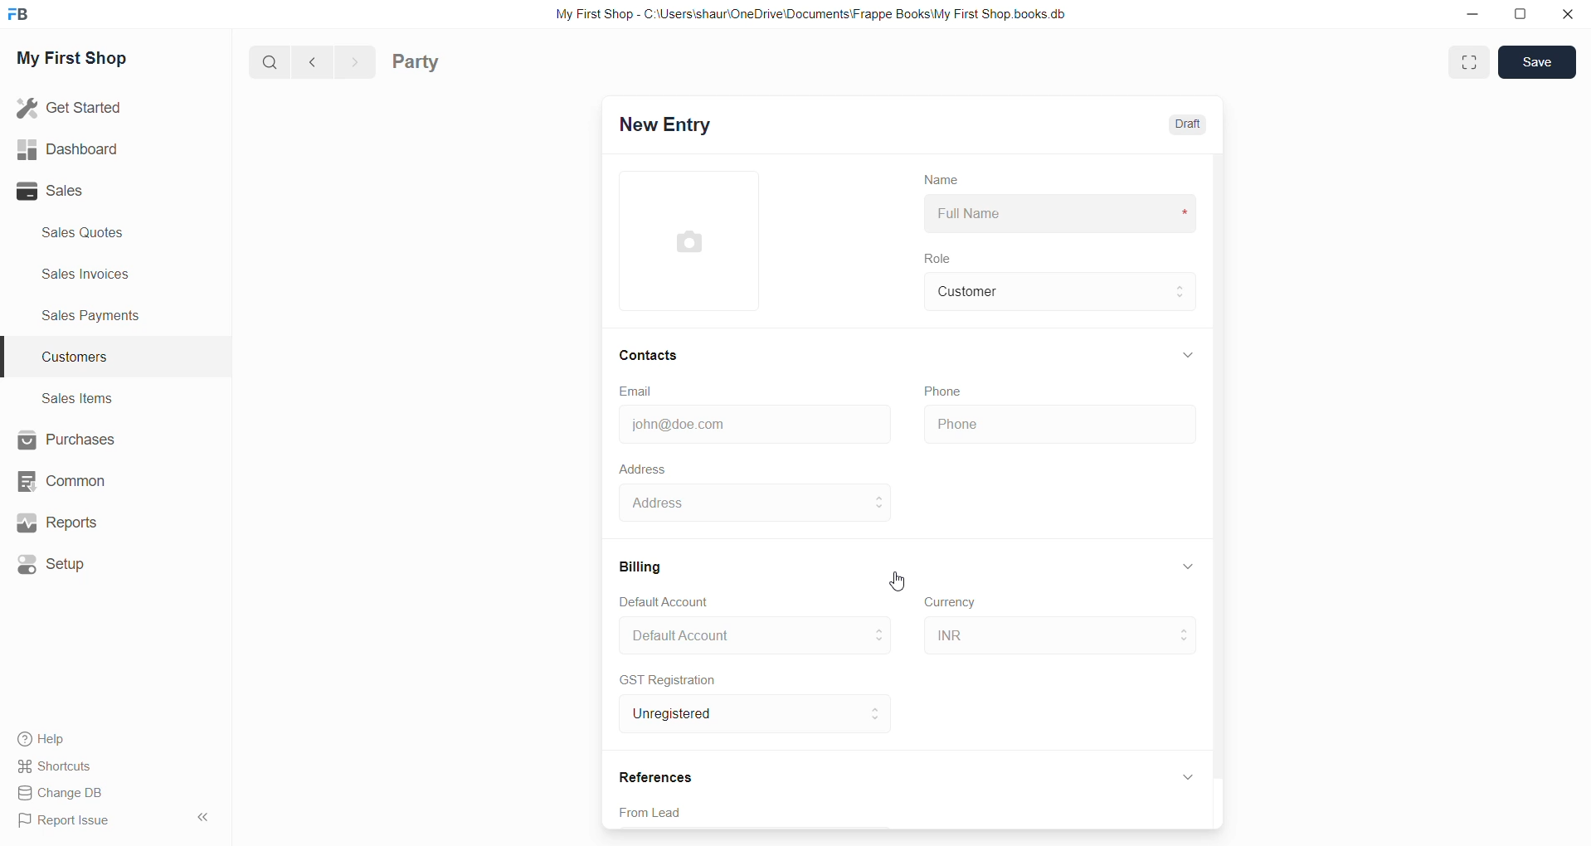 The width and height of the screenshot is (1591, 846). What do you see at coordinates (64, 792) in the screenshot?
I see ` Change DB` at bounding box center [64, 792].